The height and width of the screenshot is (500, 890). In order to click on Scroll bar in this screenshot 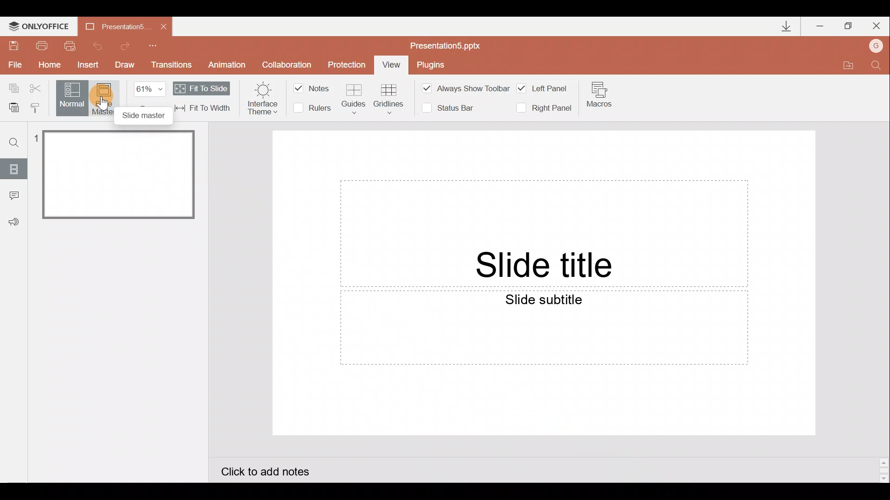, I will do `click(882, 466)`.